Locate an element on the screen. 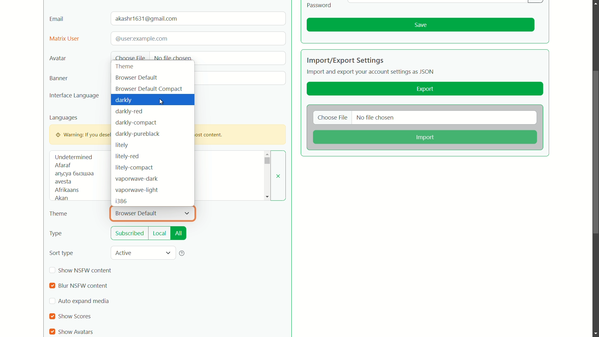 The image size is (599, 337). languages is located at coordinates (64, 118).